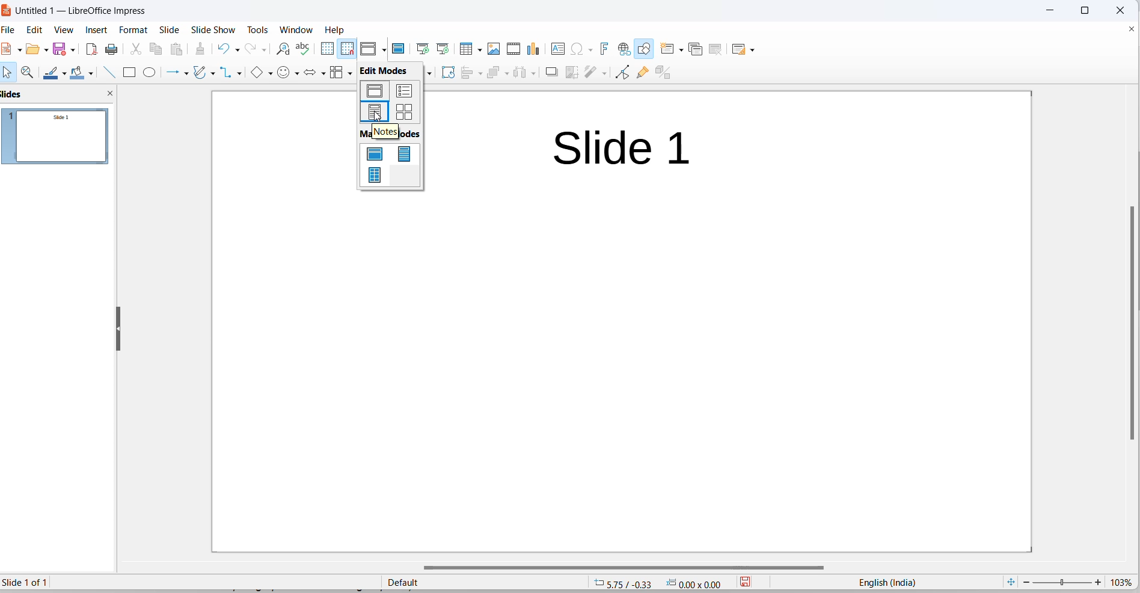 This screenshot has height=593, width=1140. What do you see at coordinates (19, 52) in the screenshot?
I see `new file options` at bounding box center [19, 52].